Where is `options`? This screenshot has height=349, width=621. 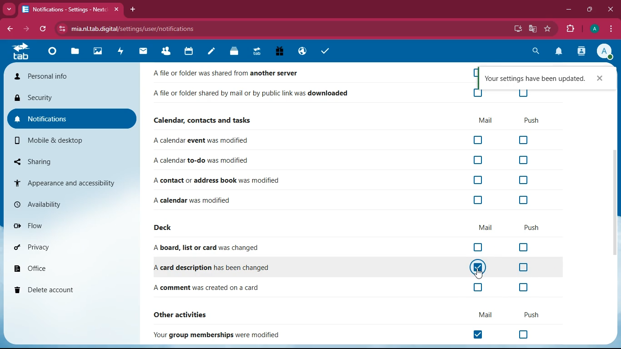
options is located at coordinates (611, 29).